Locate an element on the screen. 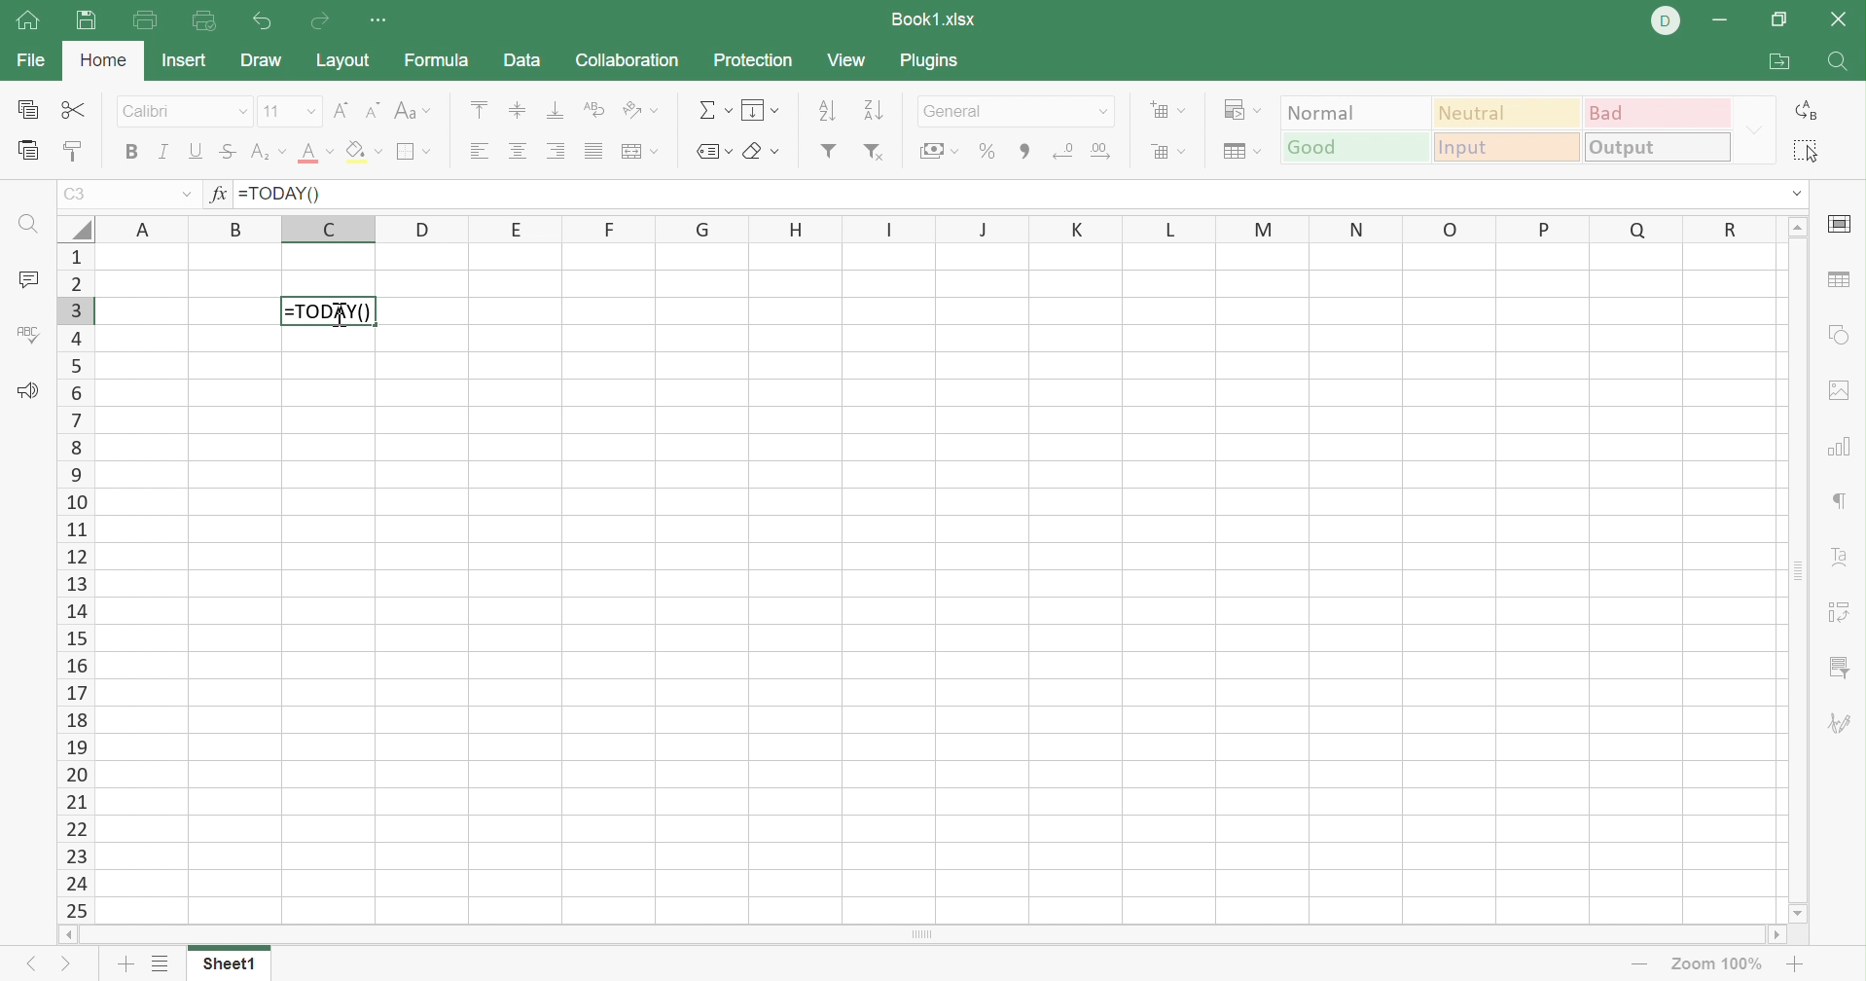 This screenshot has width=1866, height=981. Font color is located at coordinates (315, 154).